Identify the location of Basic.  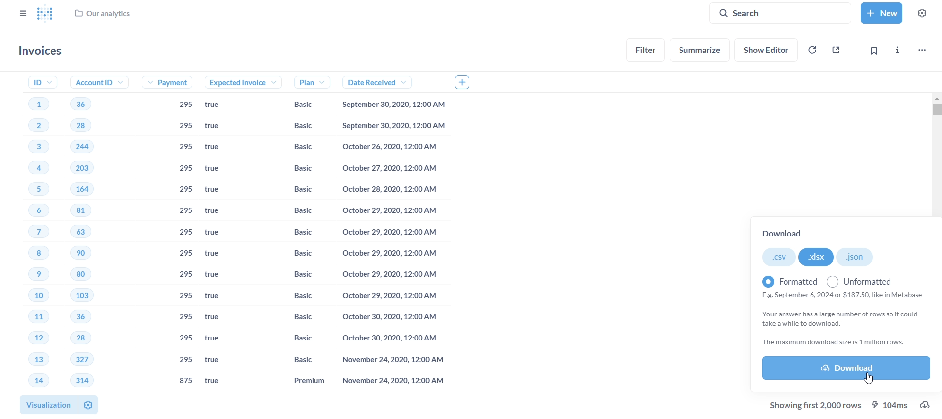
(299, 232).